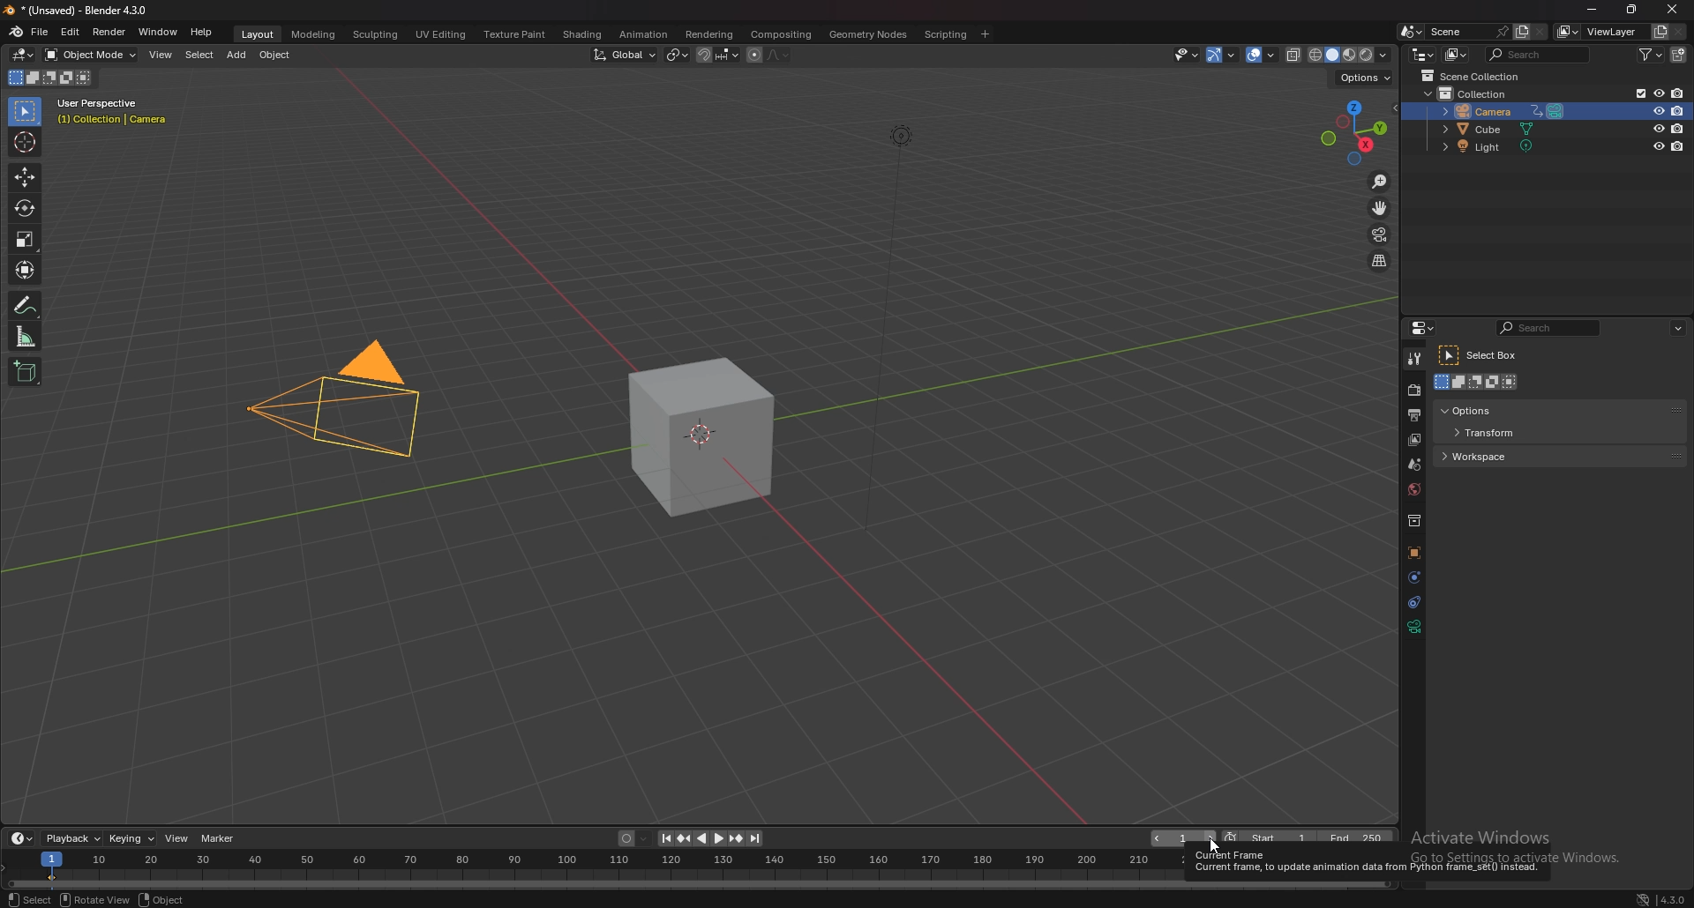 The width and height of the screenshot is (1694, 908). I want to click on objects, so click(1413, 553).